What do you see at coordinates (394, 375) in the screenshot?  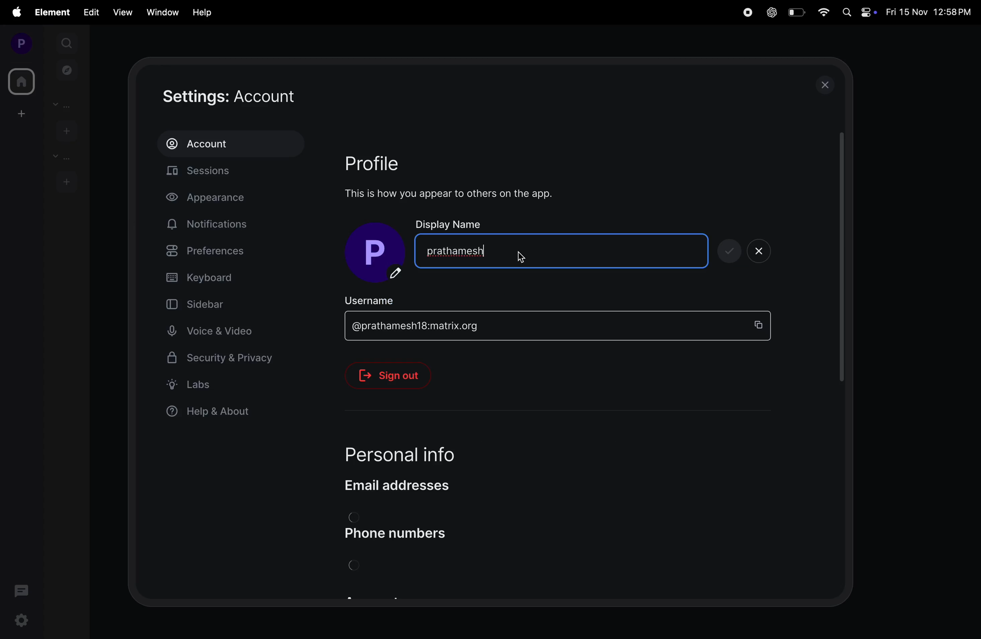 I see `sign out` at bounding box center [394, 375].